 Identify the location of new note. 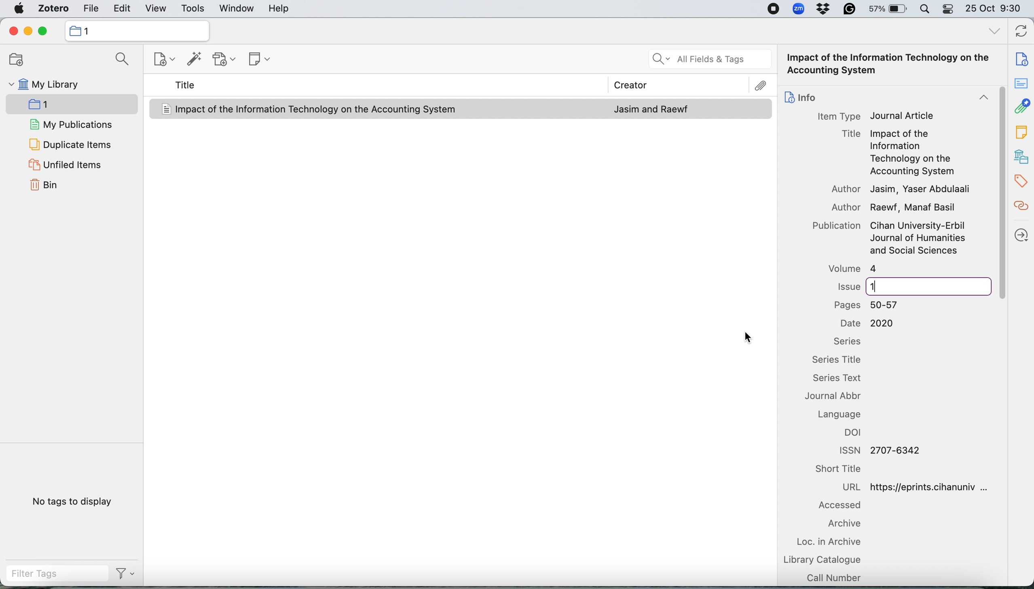
(258, 60).